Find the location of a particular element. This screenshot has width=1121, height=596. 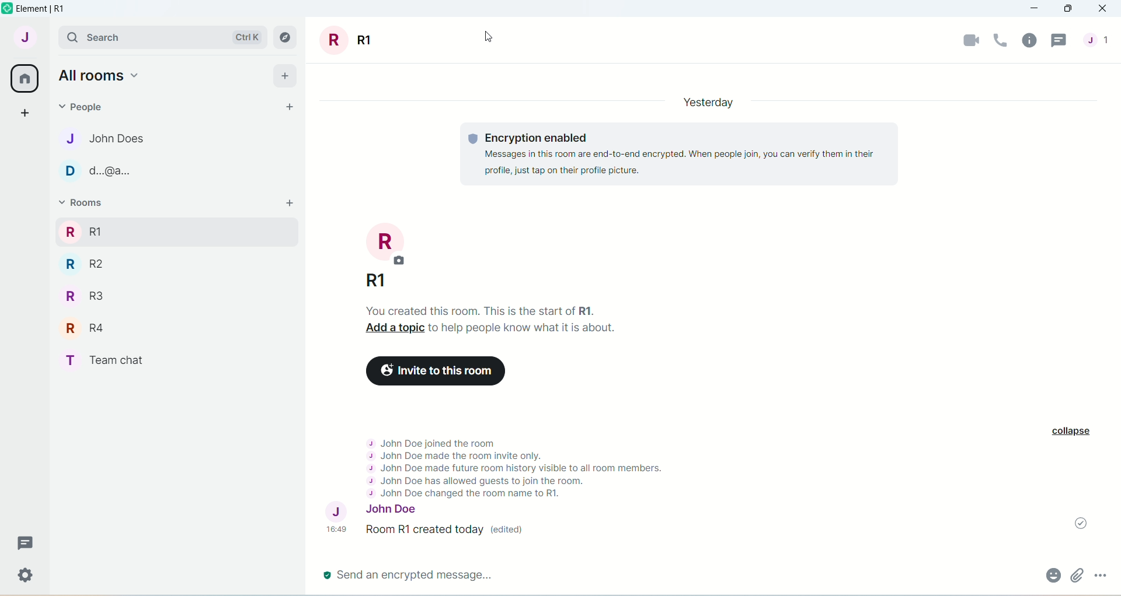

attachments is located at coordinates (1077, 577).